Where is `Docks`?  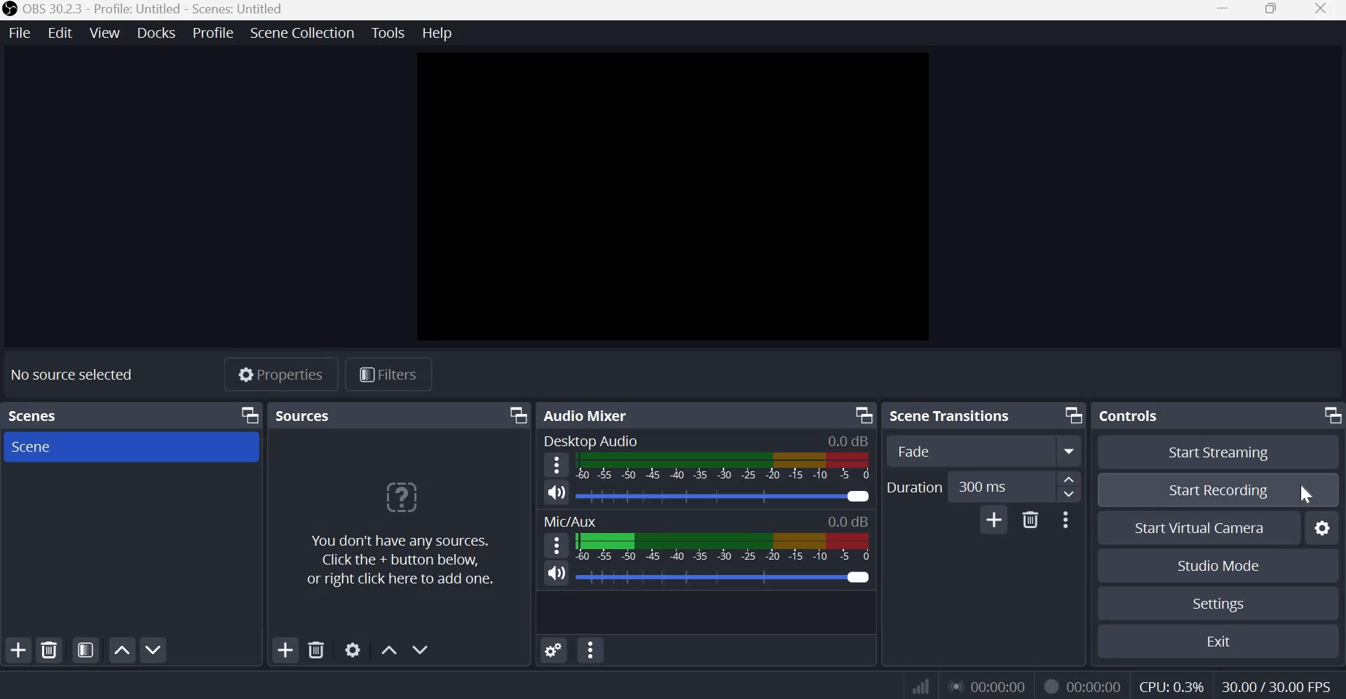
Docks is located at coordinates (155, 33).